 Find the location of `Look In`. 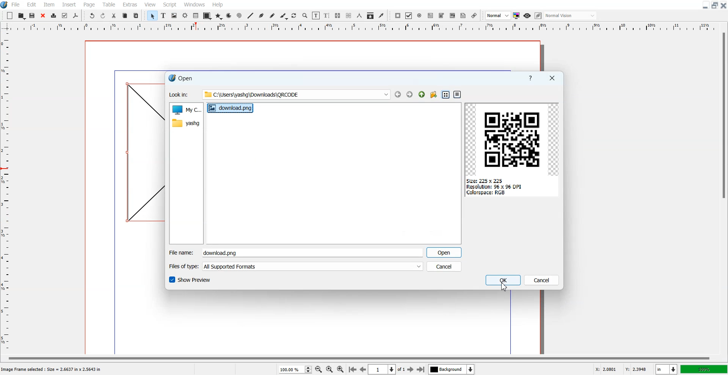

Look In is located at coordinates (279, 95).